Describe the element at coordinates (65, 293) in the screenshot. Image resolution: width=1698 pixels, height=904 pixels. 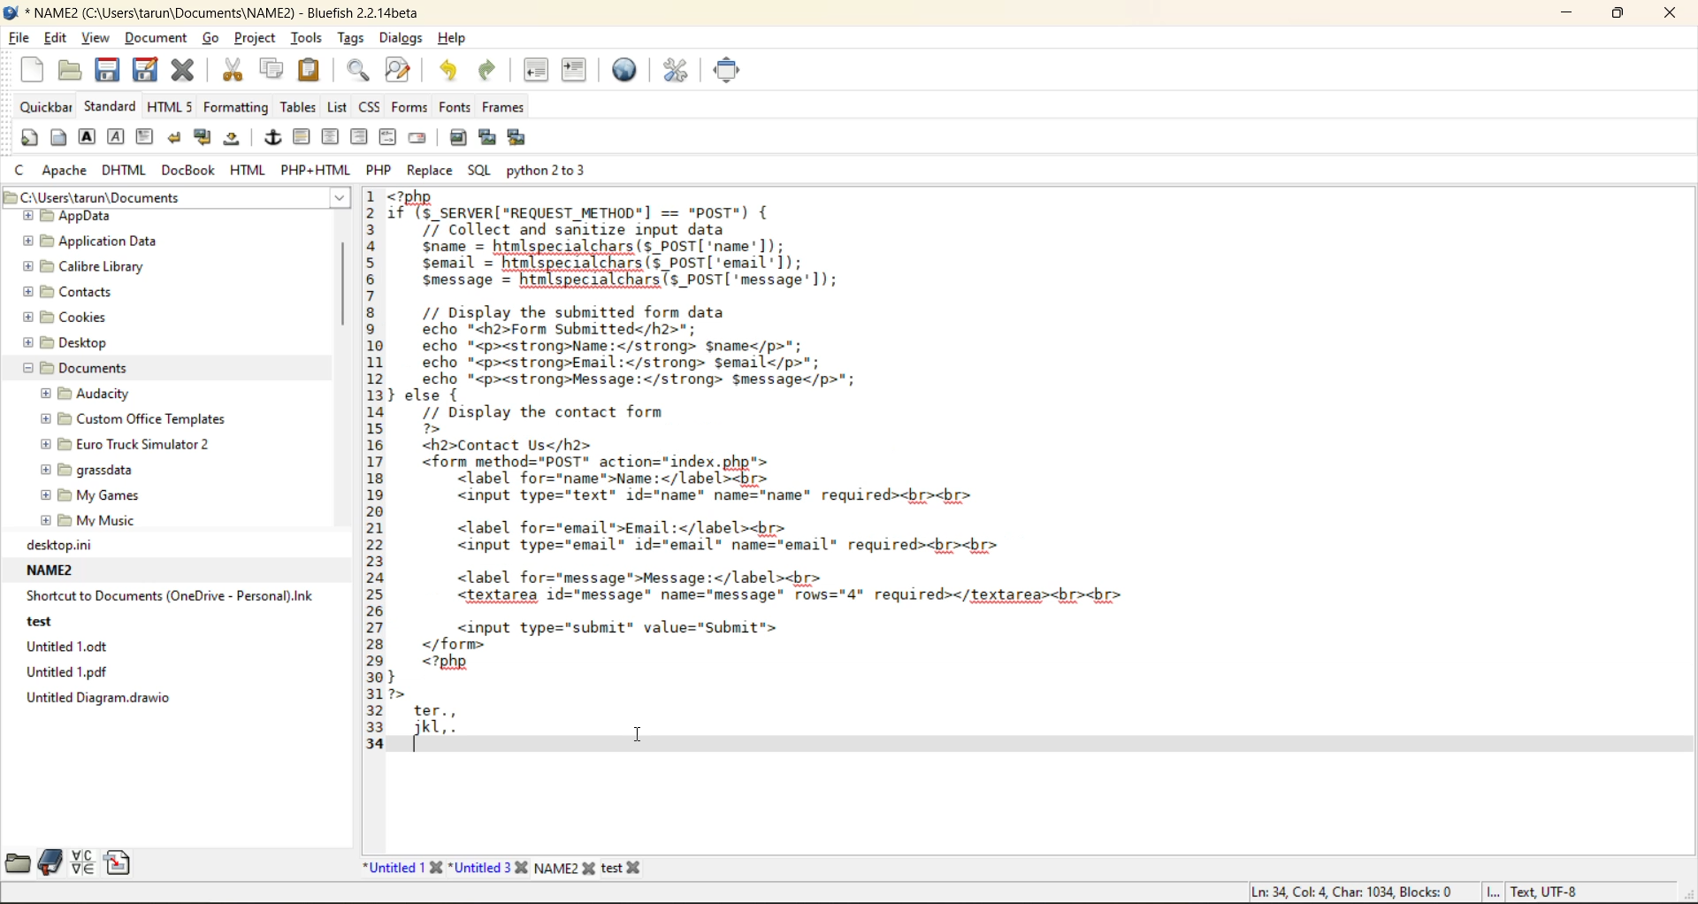
I see `Contacts` at that location.